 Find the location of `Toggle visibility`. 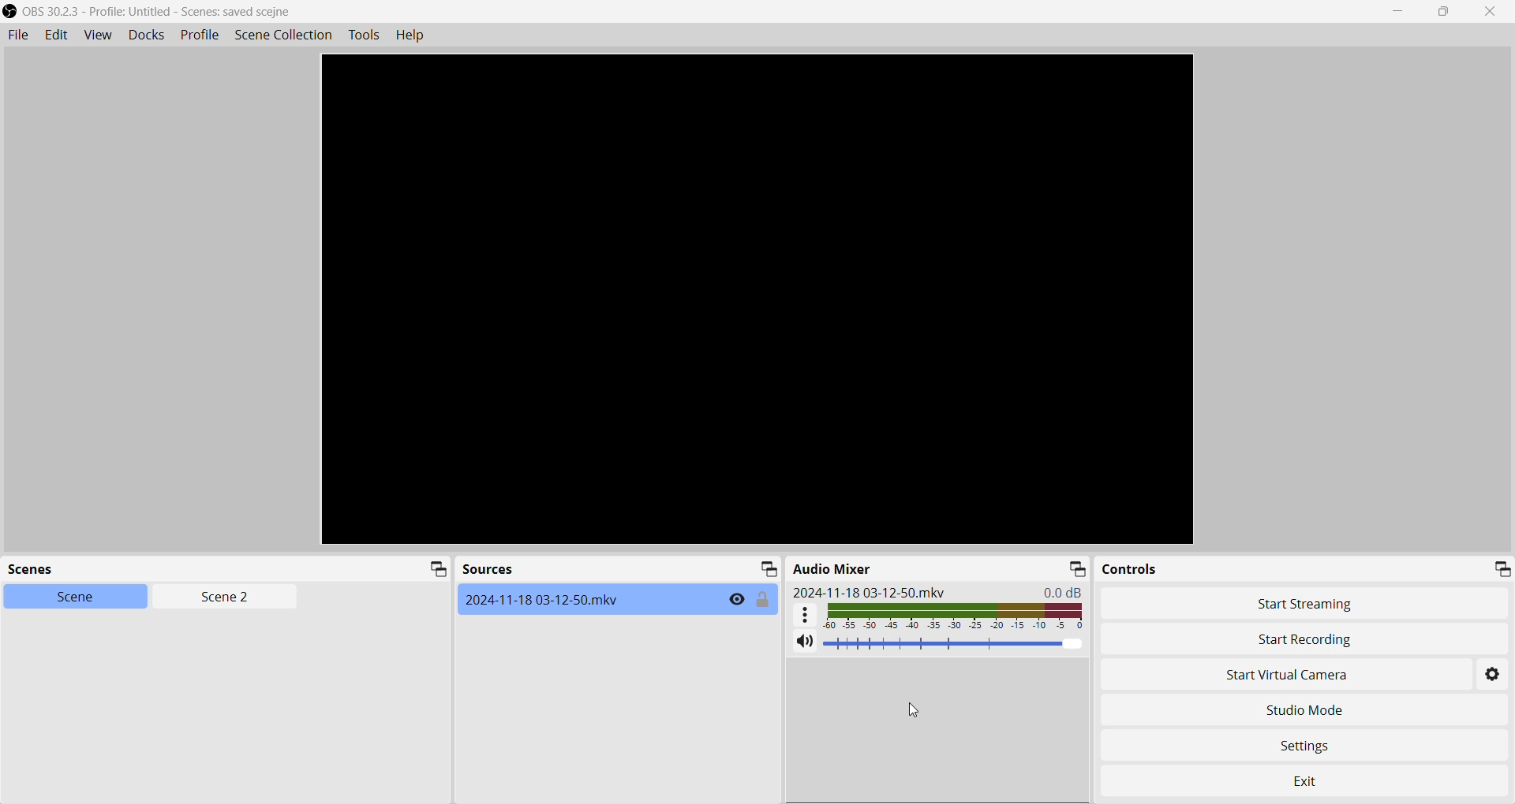

Toggle visibility is located at coordinates (736, 600).